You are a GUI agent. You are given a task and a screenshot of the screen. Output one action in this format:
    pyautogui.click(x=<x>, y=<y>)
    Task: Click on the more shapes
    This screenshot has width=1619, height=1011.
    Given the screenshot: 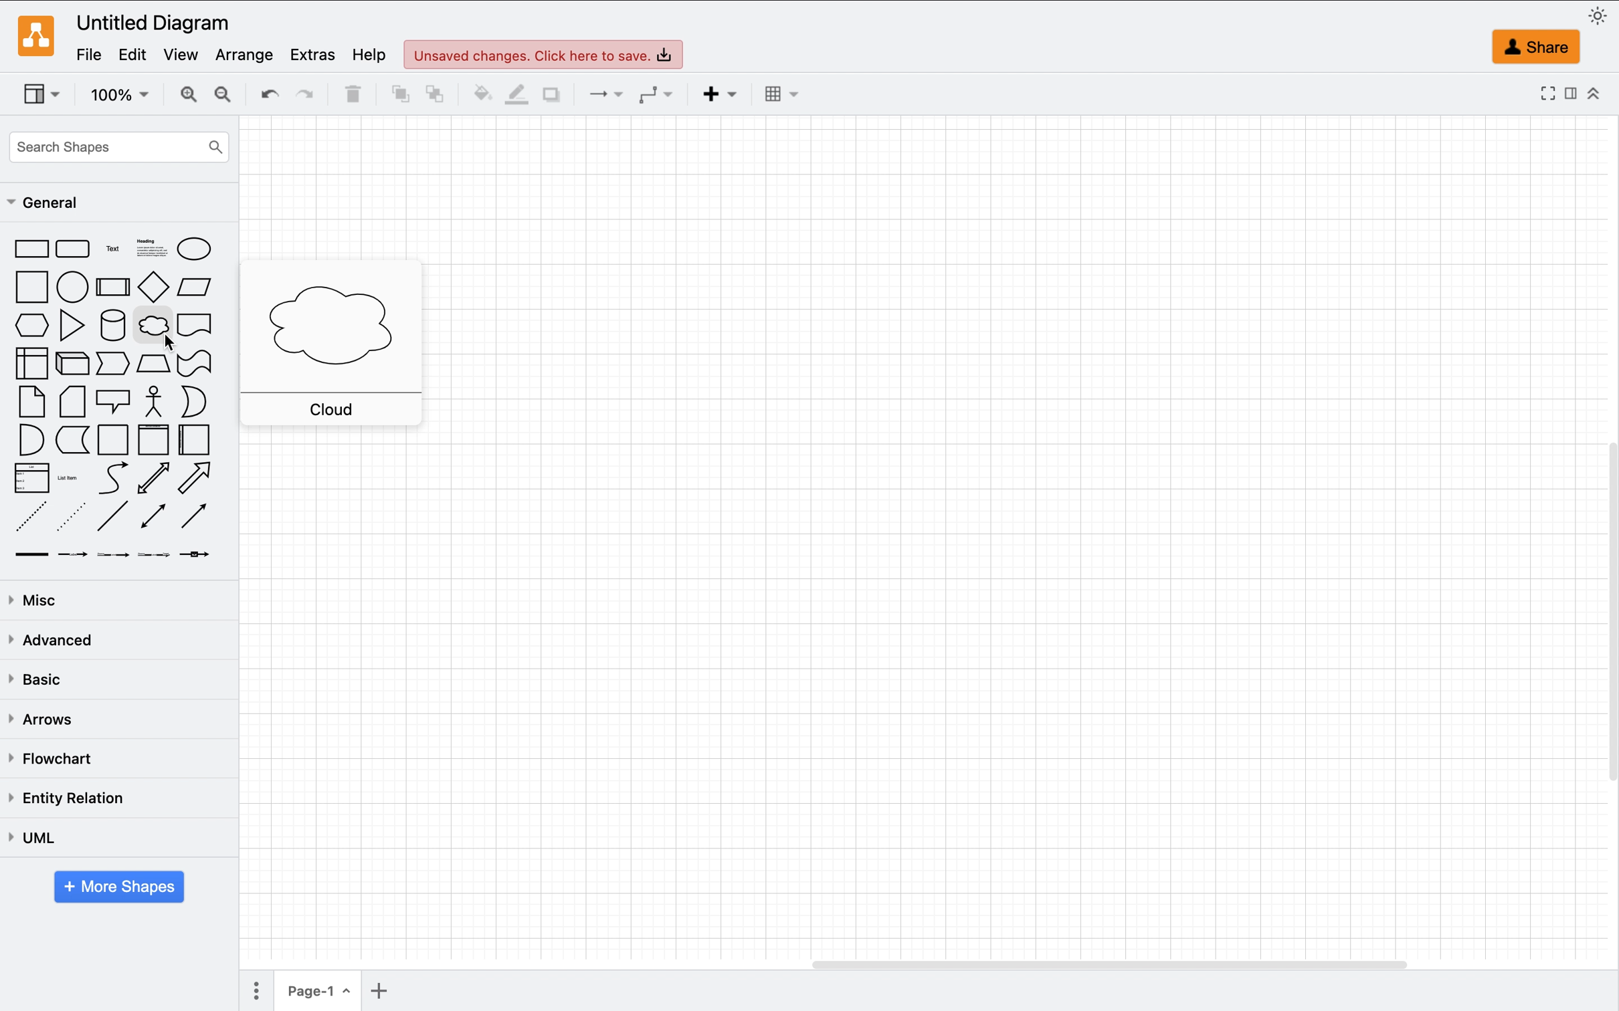 What is the action you would take?
    pyautogui.click(x=114, y=887)
    